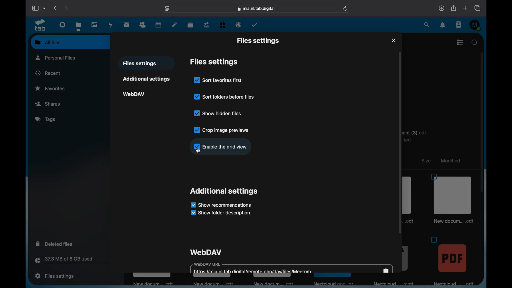  Describe the element at coordinates (214, 62) in the screenshot. I see `files settings` at that location.